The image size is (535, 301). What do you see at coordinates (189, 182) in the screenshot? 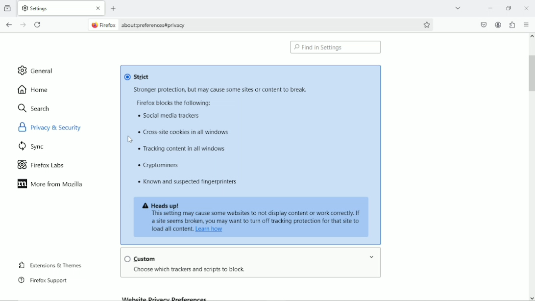
I see `text` at bounding box center [189, 182].